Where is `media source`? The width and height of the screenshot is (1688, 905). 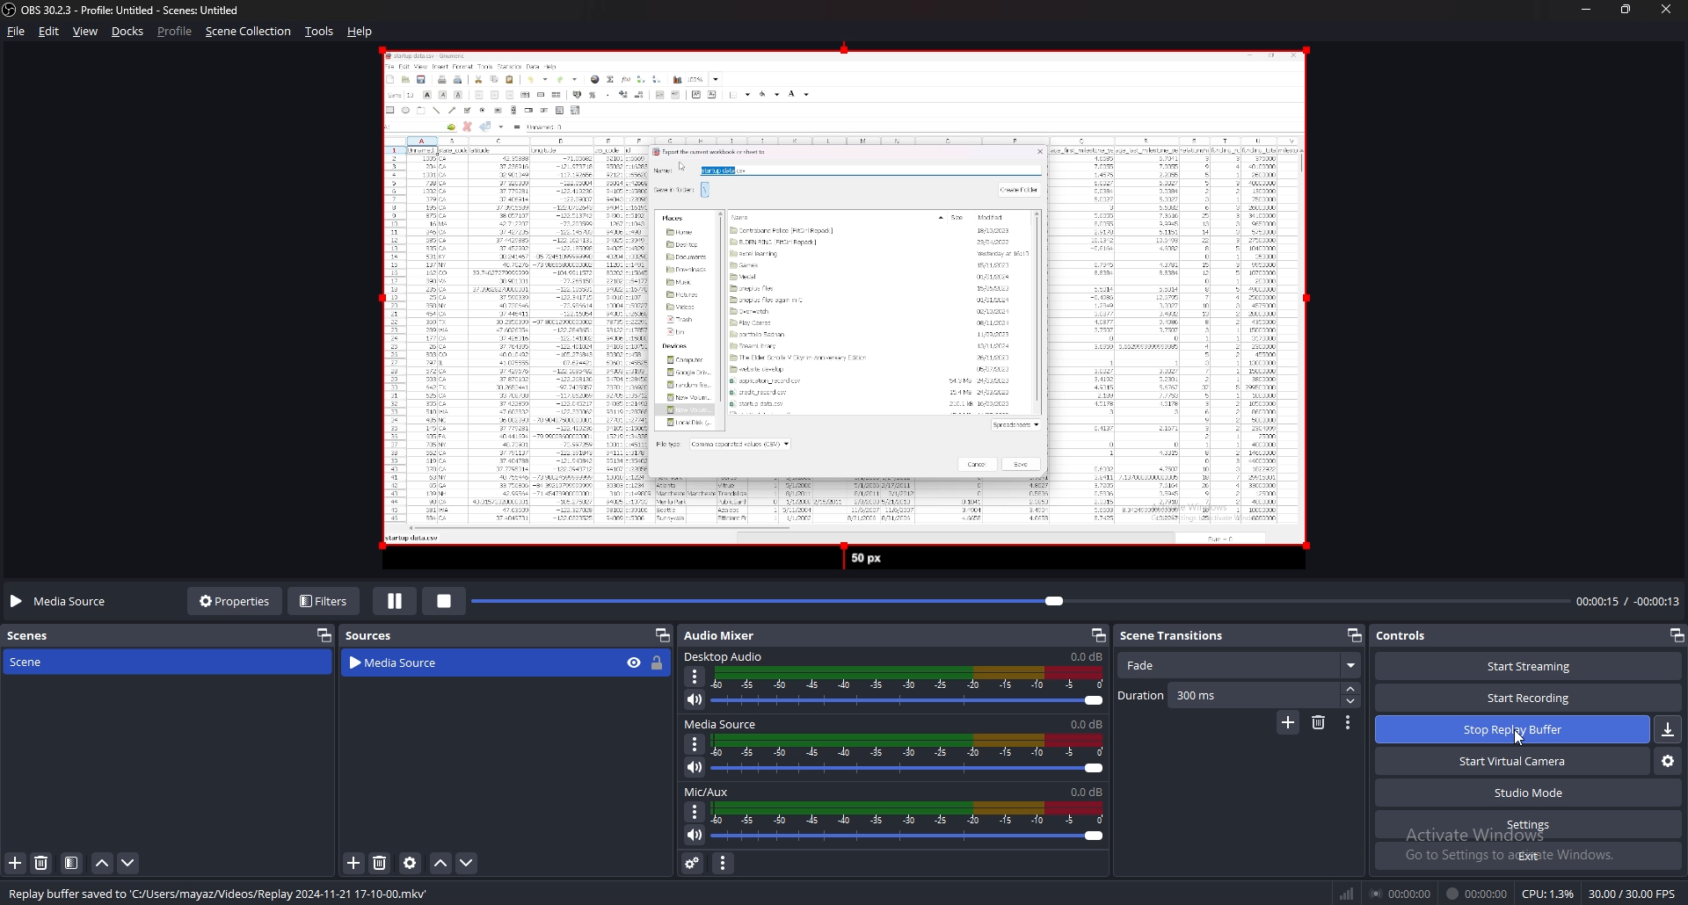
media source is located at coordinates (461, 663).